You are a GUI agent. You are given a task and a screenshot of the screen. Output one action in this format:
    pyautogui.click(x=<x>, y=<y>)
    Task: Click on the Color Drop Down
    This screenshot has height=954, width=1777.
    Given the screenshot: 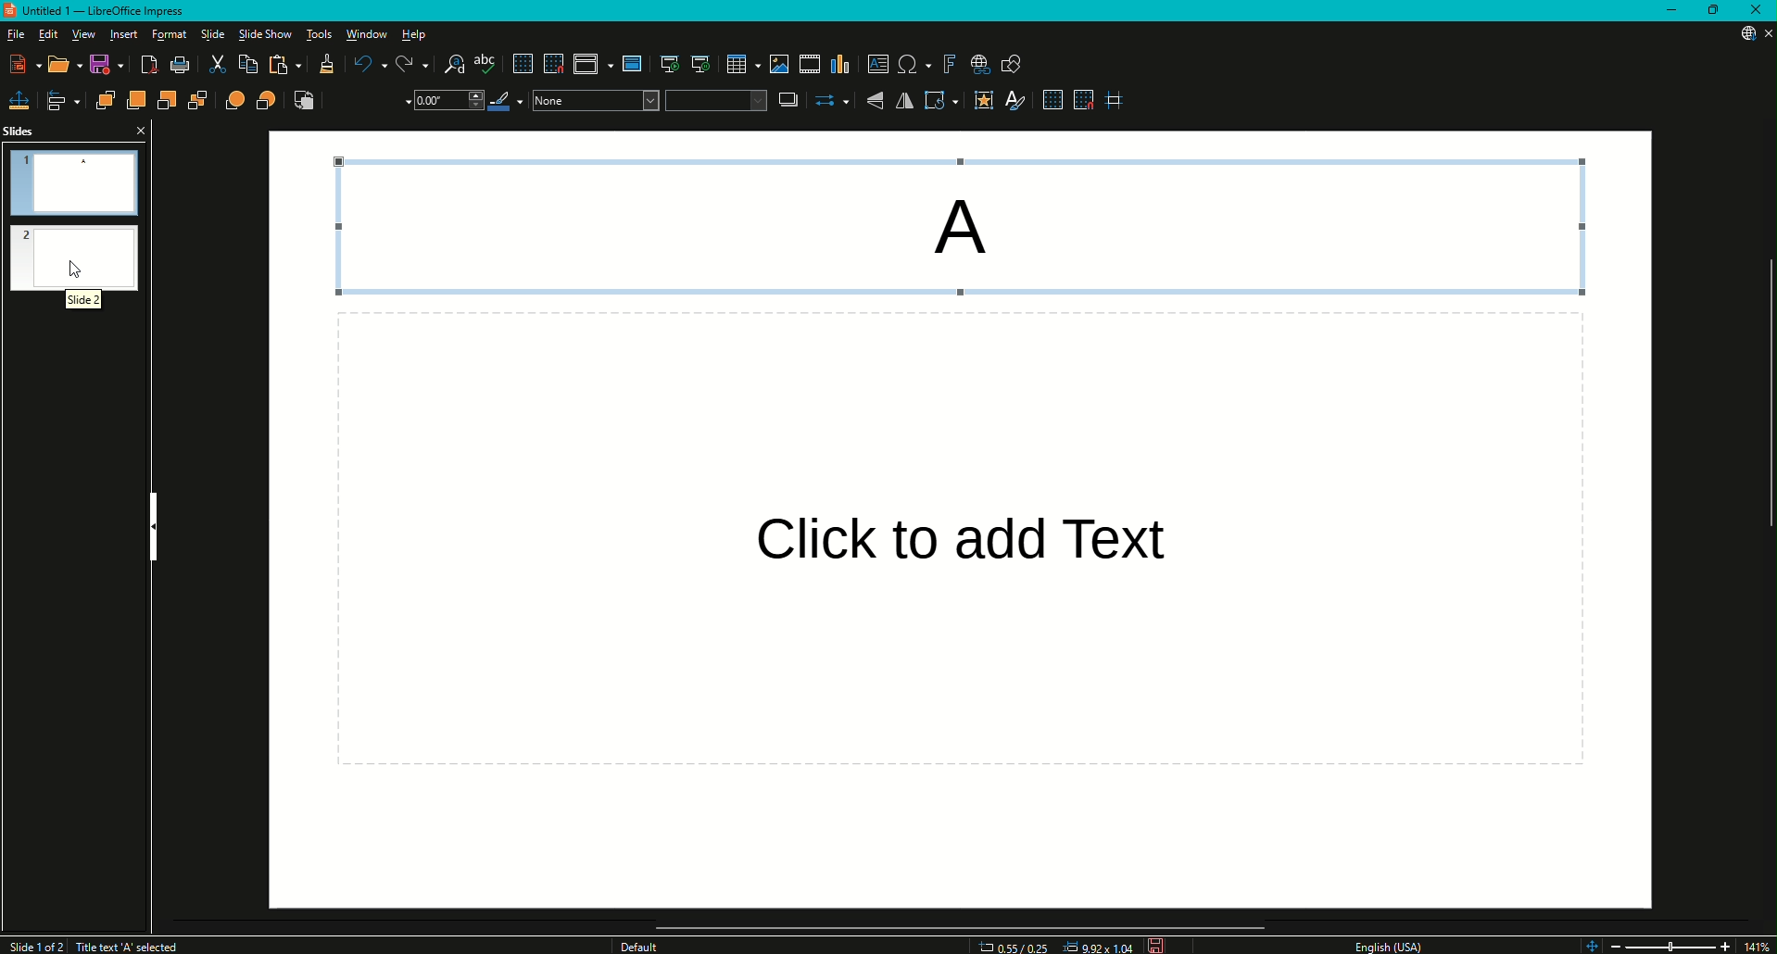 What is the action you would take?
    pyautogui.click(x=592, y=103)
    